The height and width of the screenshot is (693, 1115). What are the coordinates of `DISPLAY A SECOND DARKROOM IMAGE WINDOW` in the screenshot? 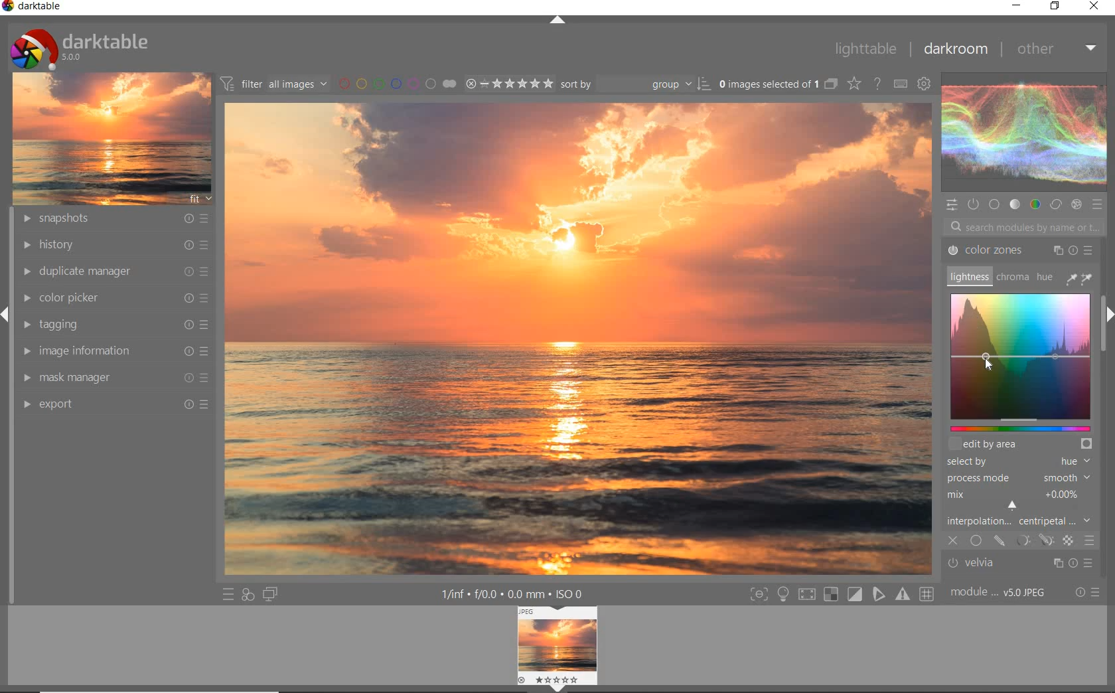 It's located at (270, 595).